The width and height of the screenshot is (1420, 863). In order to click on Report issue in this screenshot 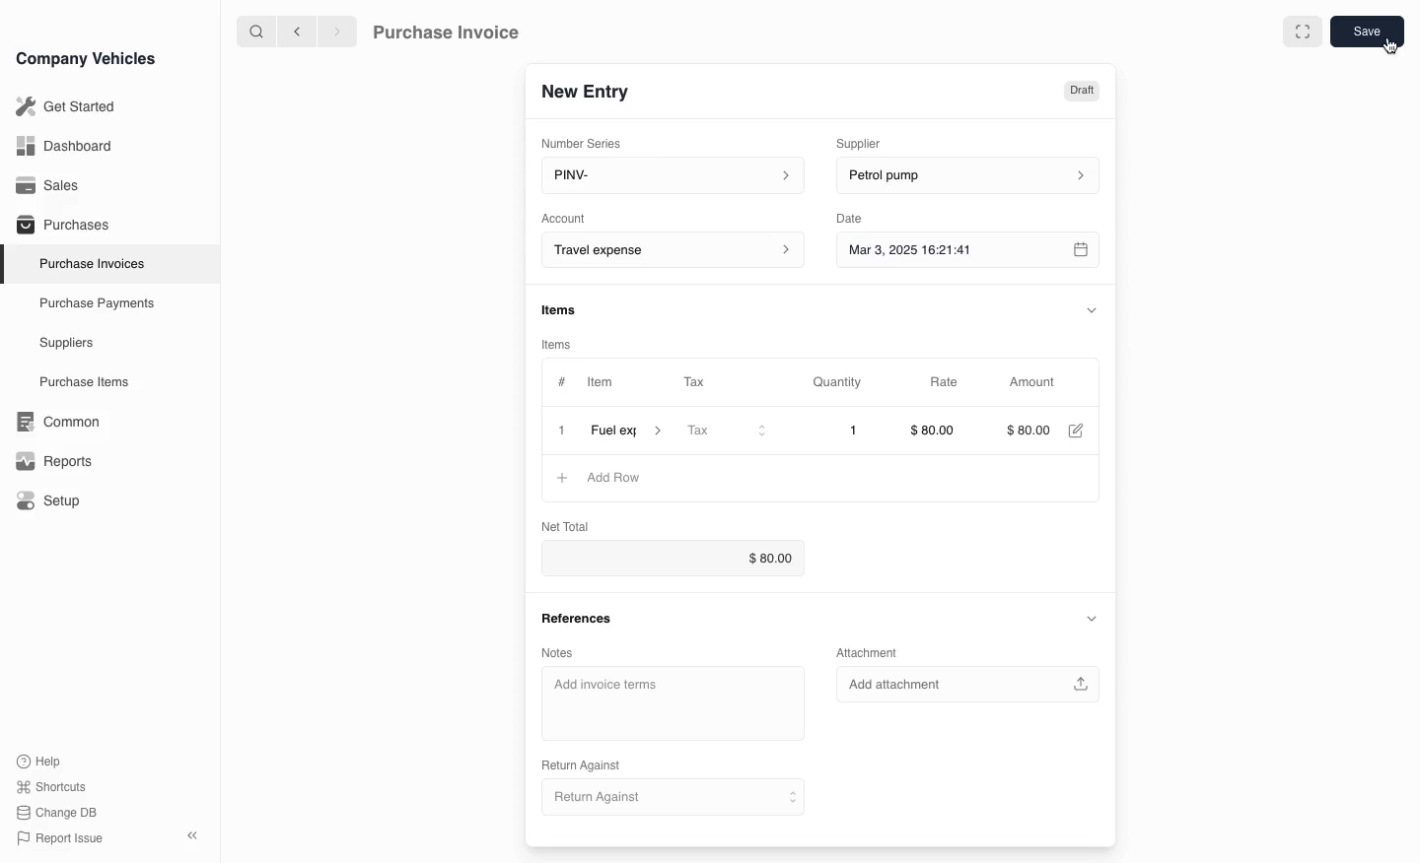, I will do `click(63, 839)`.